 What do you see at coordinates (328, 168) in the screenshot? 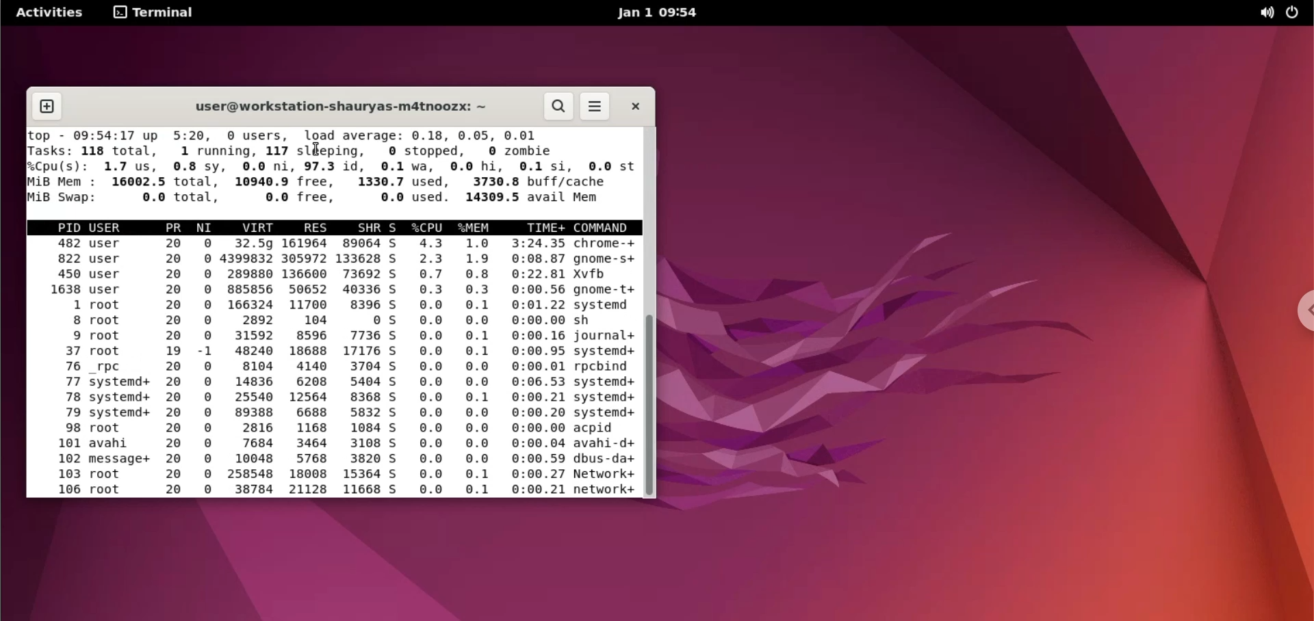
I see `top - 09:54:17 up 5:20, © users, load average: 0.18, 0.05, 0.0 Tasks: 118 total, 1 running, 117 sideping, 0 stopped, 0 zombie%Cpu(s): 1.7 us, 0.8 sy, 0.0 ni, 97.3 id, 0.1 wa, 0.0 hi, 0.1 si, 0.0 stMiB Mem : 16002.5 total, 10940.9 free, 1330.7 used, 3730.8 buff/cacheMiB Swap: 0.0 total, 0.0 free, 0.0 used. 14309.5 avail Mem` at bounding box center [328, 168].